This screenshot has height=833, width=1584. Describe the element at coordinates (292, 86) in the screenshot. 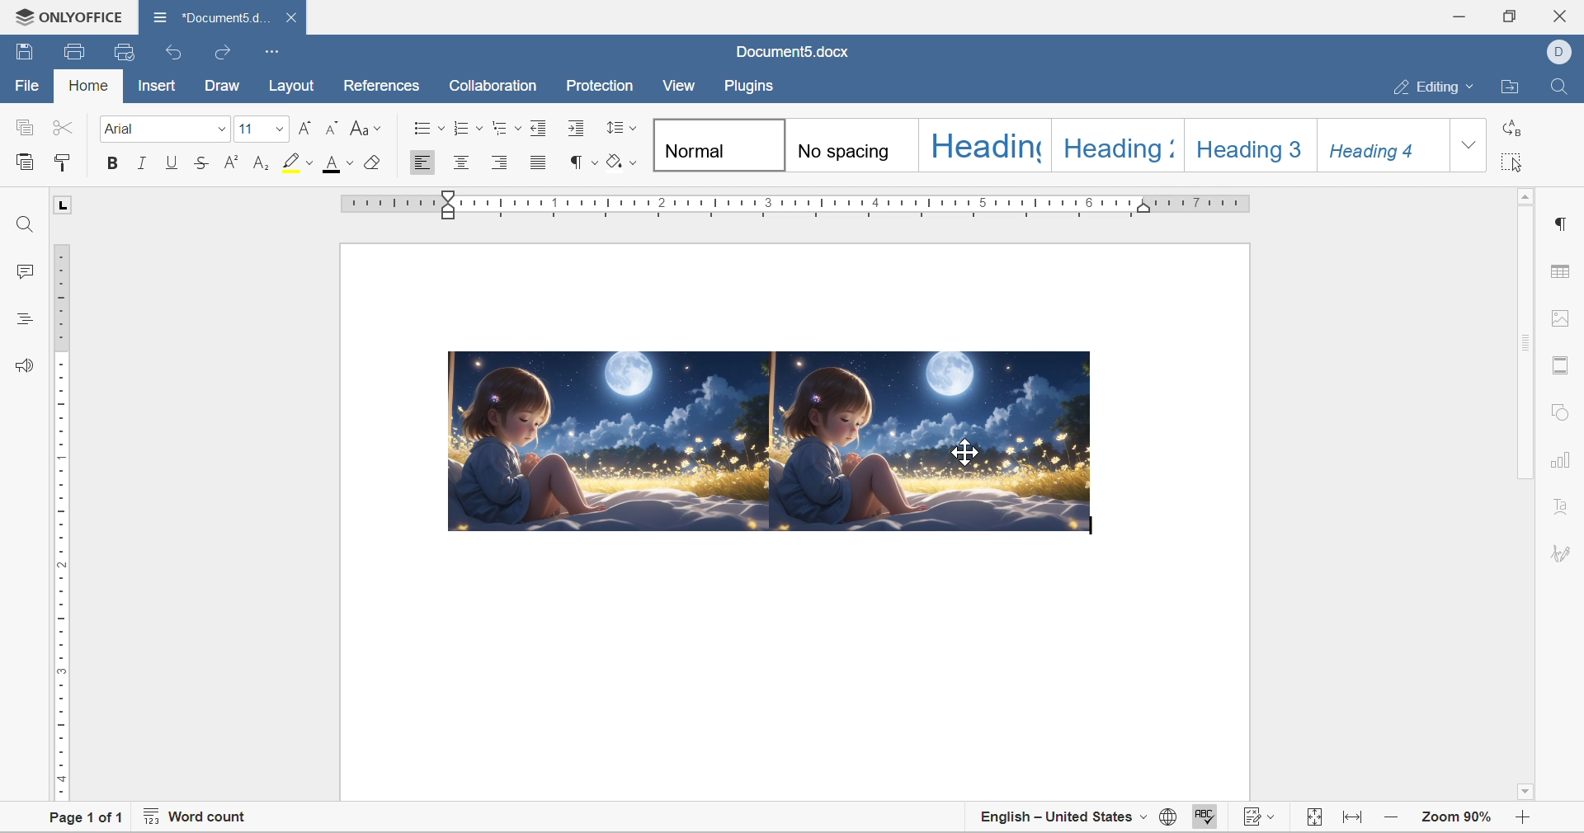

I see `layout` at that location.